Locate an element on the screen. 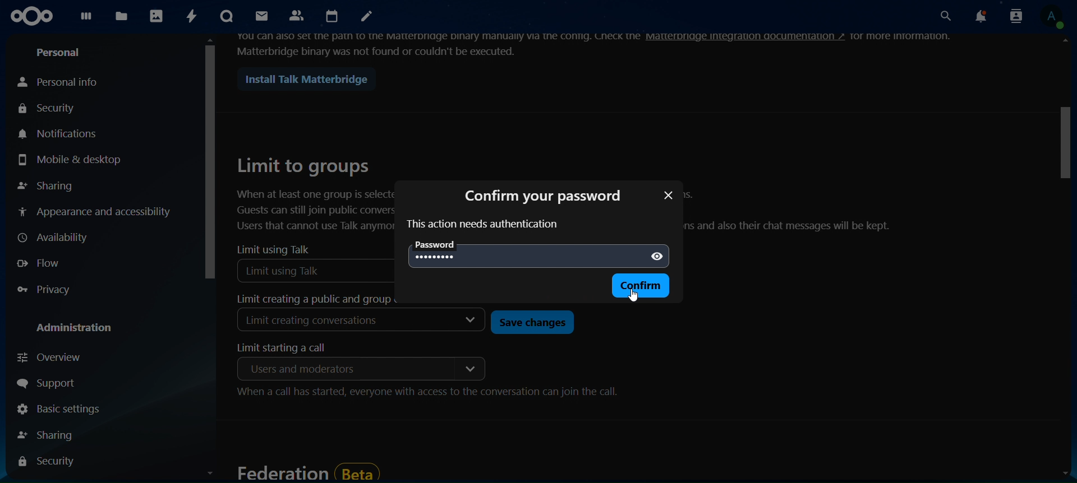 The height and width of the screenshot is (483, 1077). security is located at coordinates (49, 109).